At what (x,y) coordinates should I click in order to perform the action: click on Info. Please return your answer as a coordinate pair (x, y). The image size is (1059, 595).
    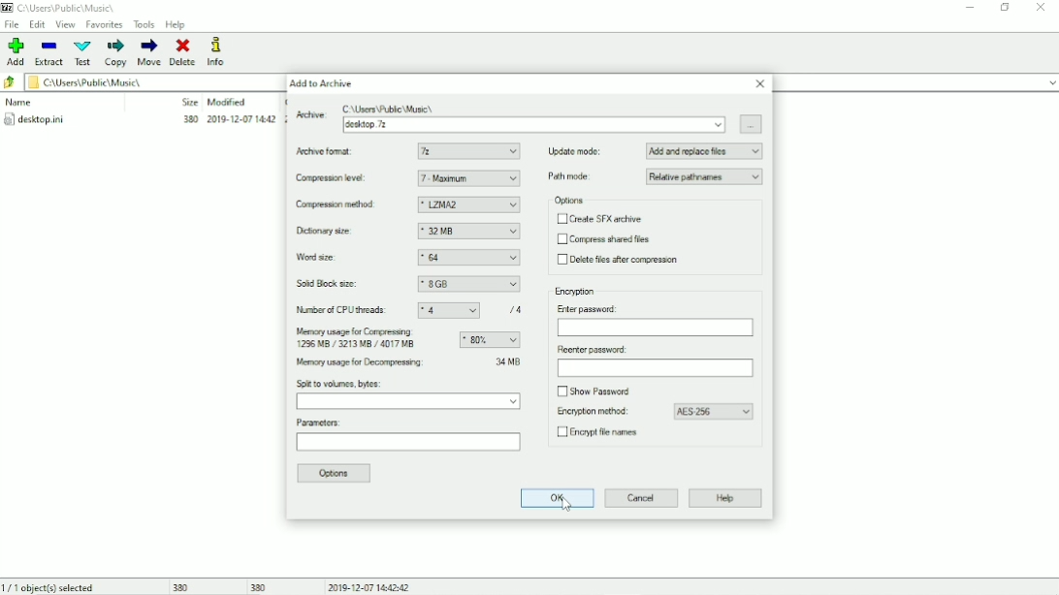
    Looking at the image, I should click on (216, 51).